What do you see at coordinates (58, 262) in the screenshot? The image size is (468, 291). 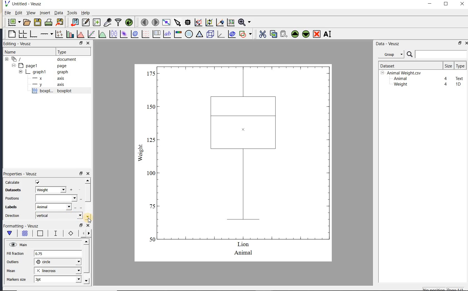 I see `circle` at bounding box center [58, 262].